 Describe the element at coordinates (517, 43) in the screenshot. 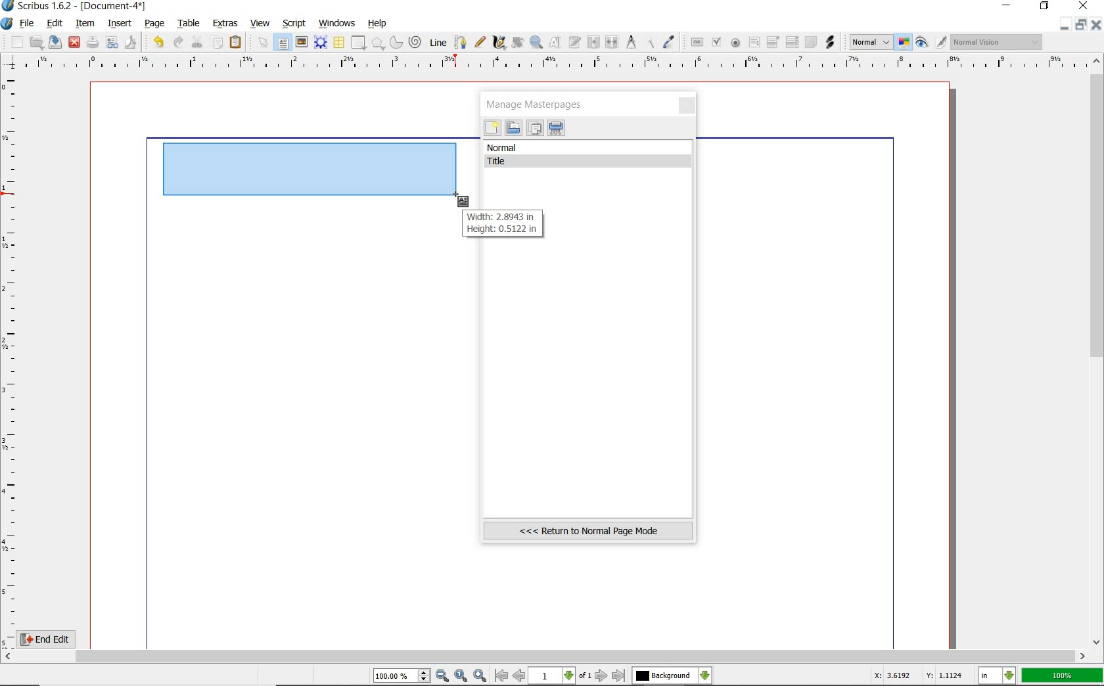

I see `rotate item` at that location.